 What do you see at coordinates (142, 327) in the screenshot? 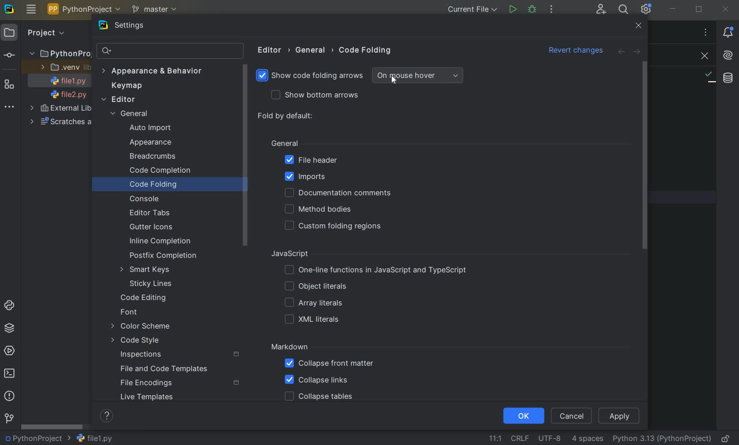
I see `COLOR SCHEME` at bounding box center [142, 327].